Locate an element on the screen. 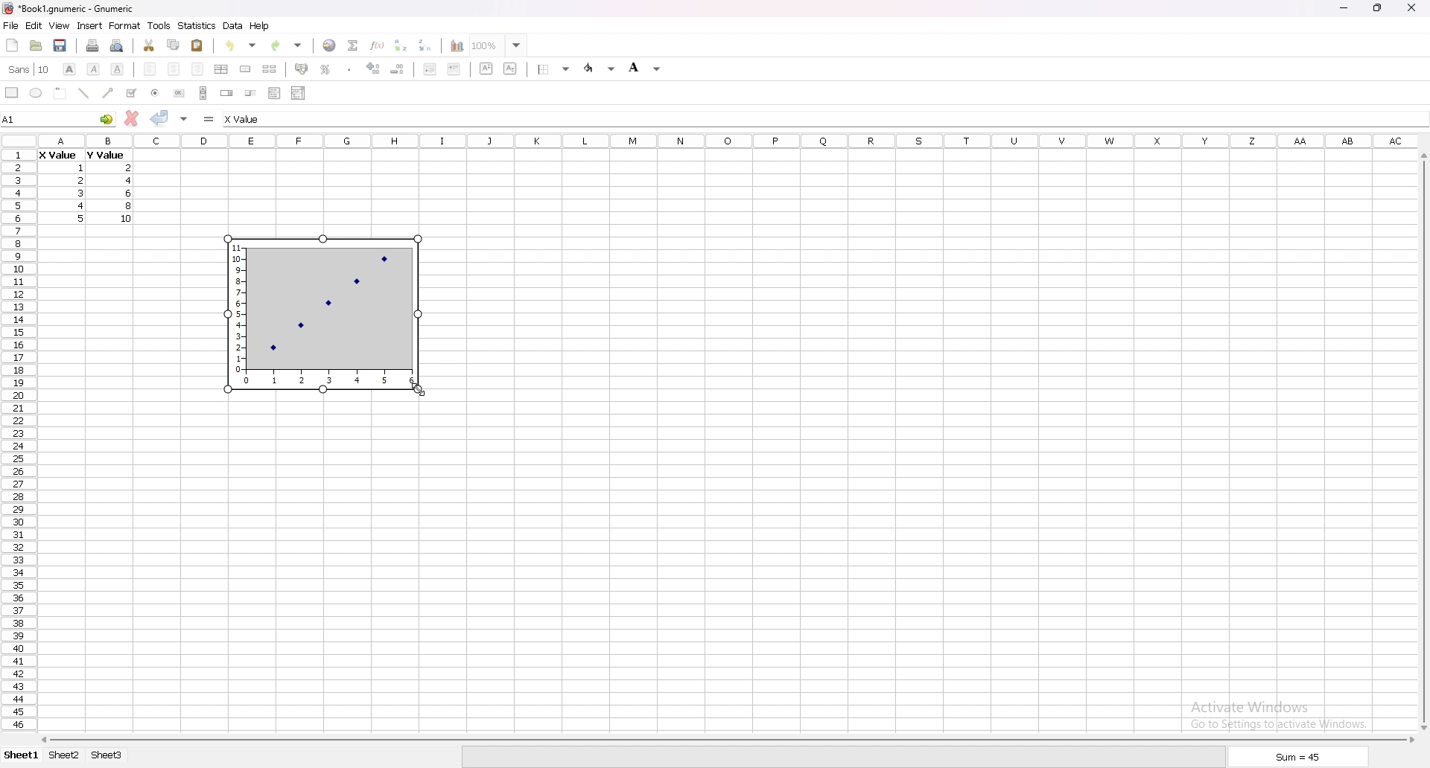  radio button is located at coordinates (156, 93).